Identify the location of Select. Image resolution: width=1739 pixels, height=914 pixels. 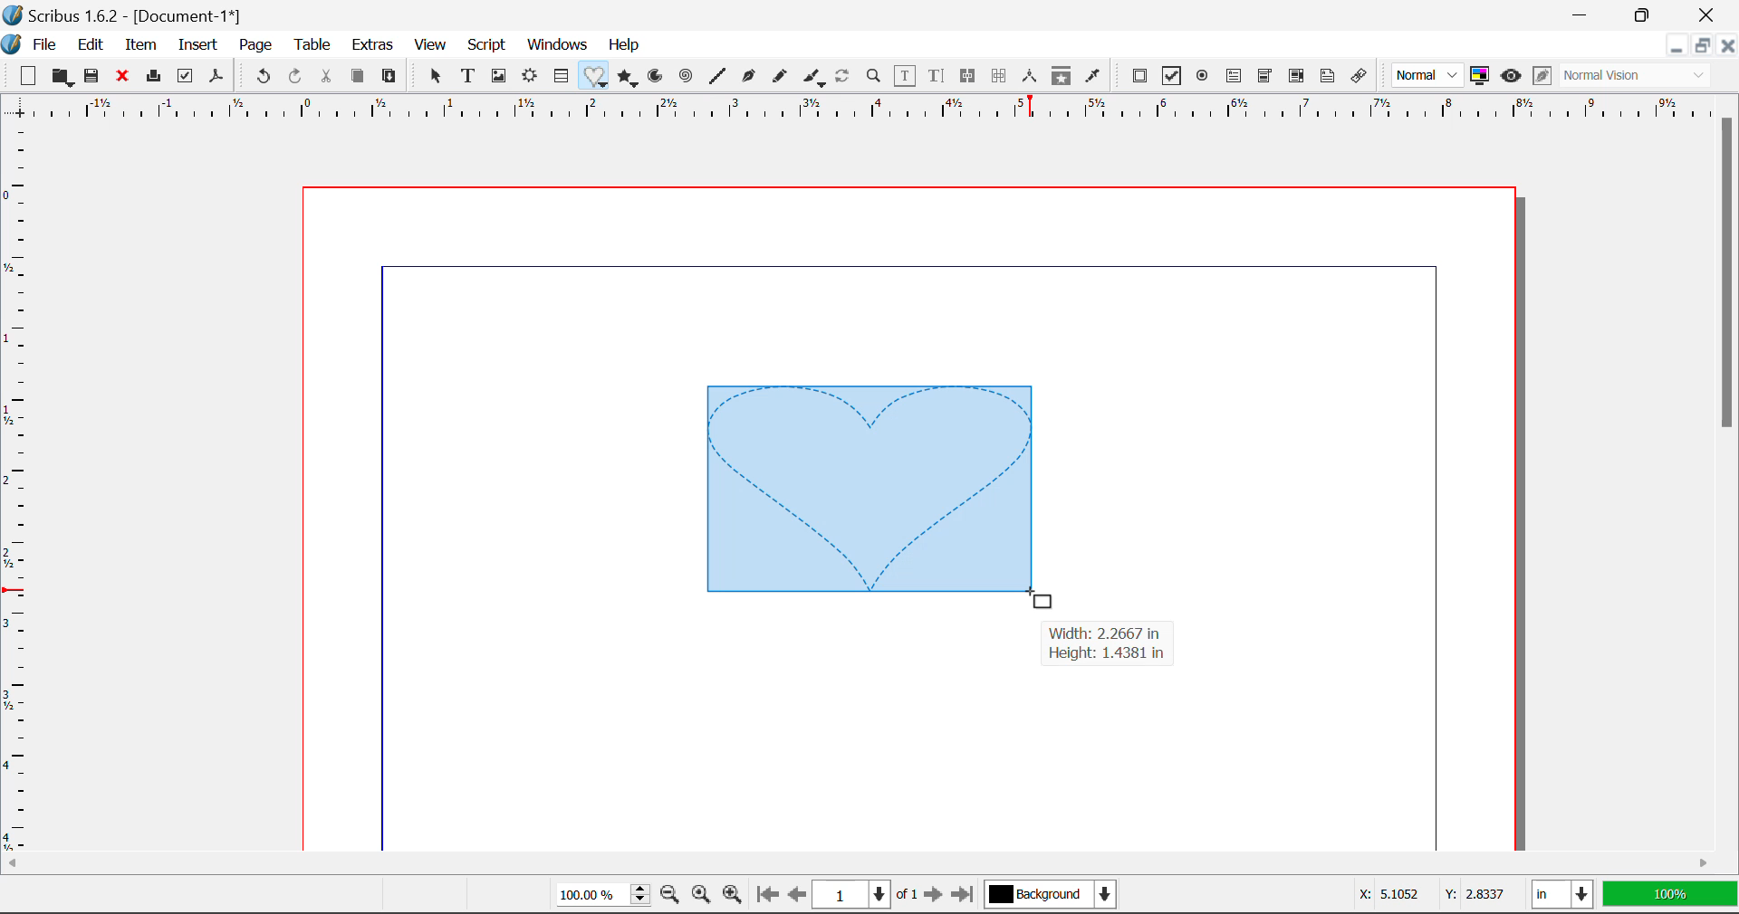
(436, 76).